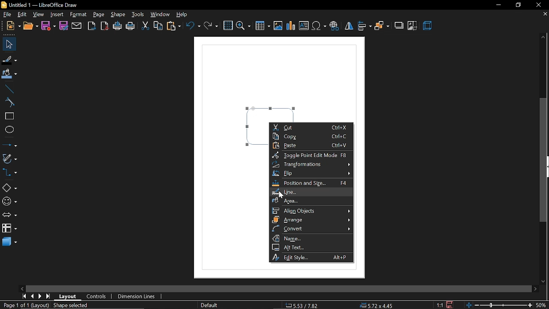 The width and height of the screenshot is (549, 309). I want to click on change zoom, so click(499, 306).